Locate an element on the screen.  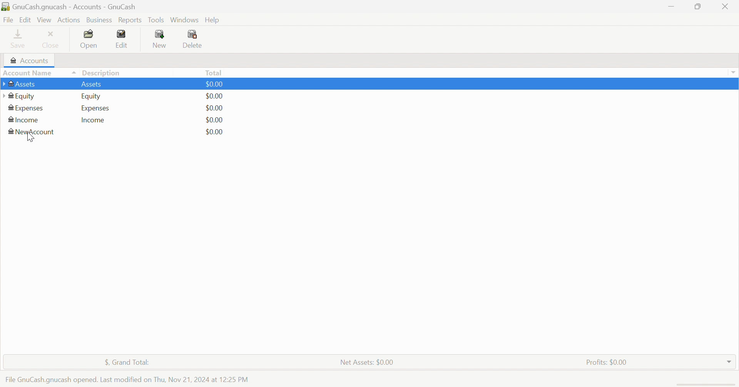
Profits: $0.00 is located at coordinates (609, 362).